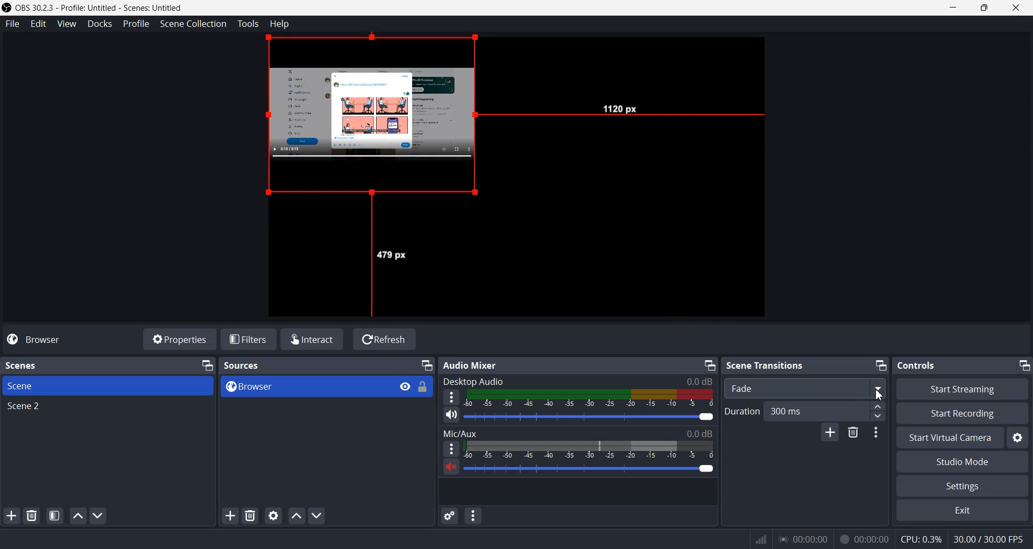 This screenshot has height=549, width=1033. Describe the element at coordinates (804, 387) in the screenshot. I see `Fade` at that location.